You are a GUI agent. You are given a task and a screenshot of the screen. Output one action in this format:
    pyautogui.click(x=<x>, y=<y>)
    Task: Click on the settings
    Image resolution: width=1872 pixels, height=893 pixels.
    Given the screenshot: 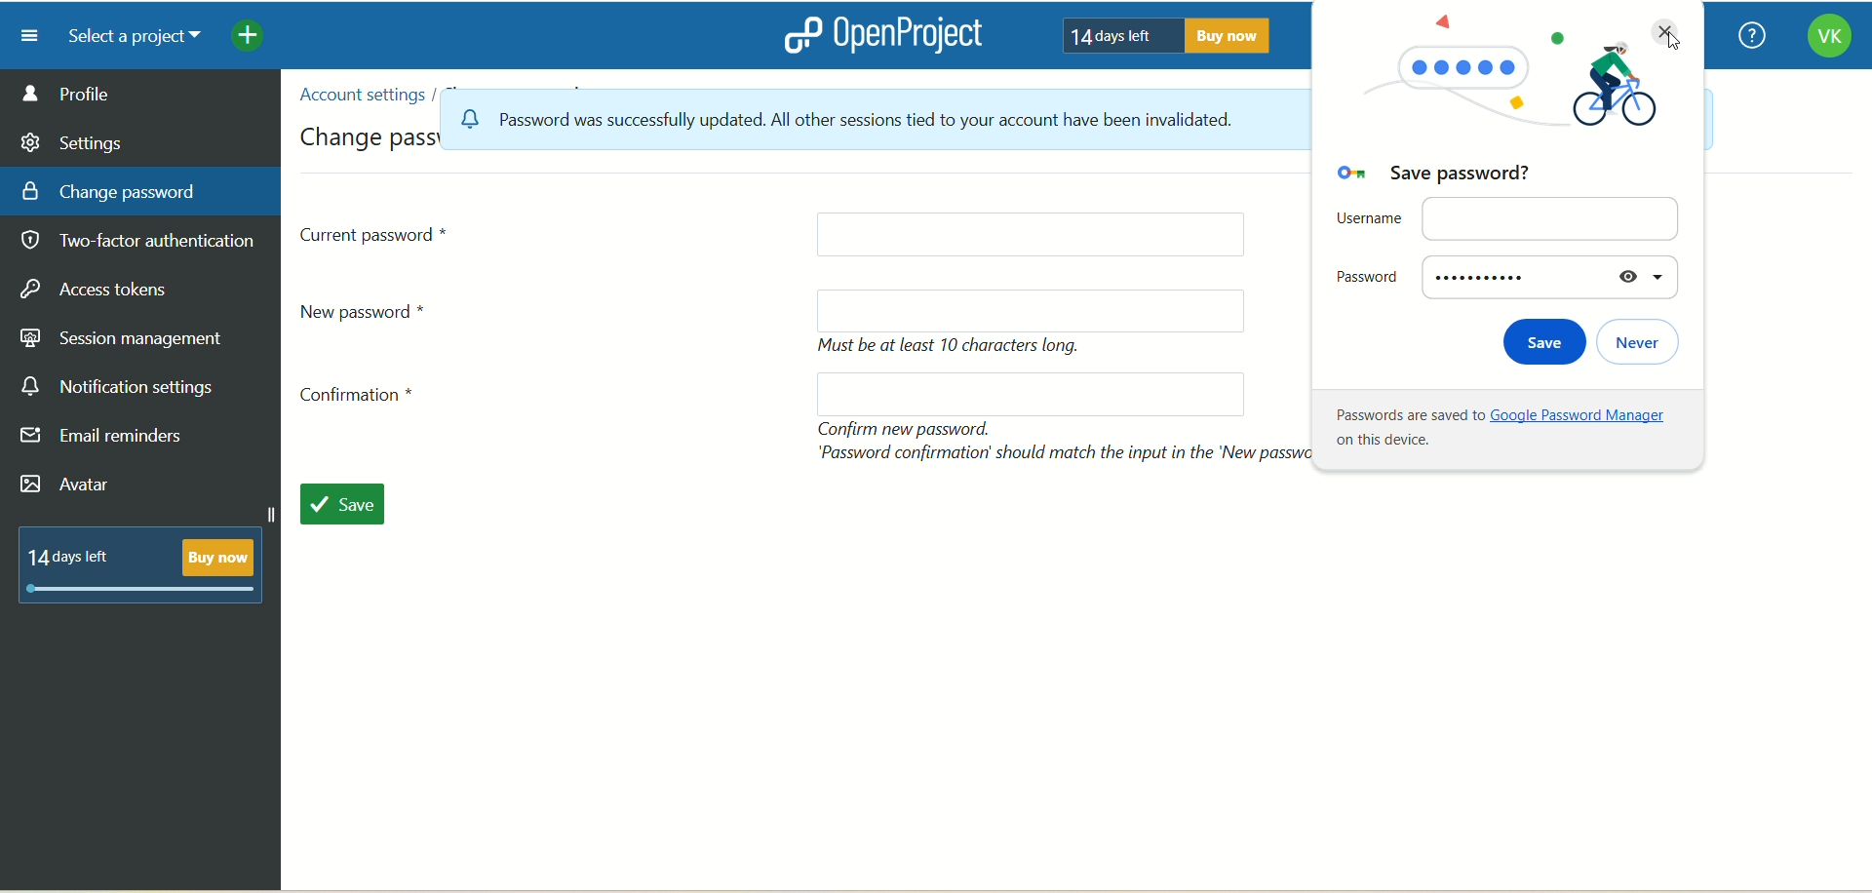 What is the action you would take?
    pyautogui.click(x=73, y=139)
    